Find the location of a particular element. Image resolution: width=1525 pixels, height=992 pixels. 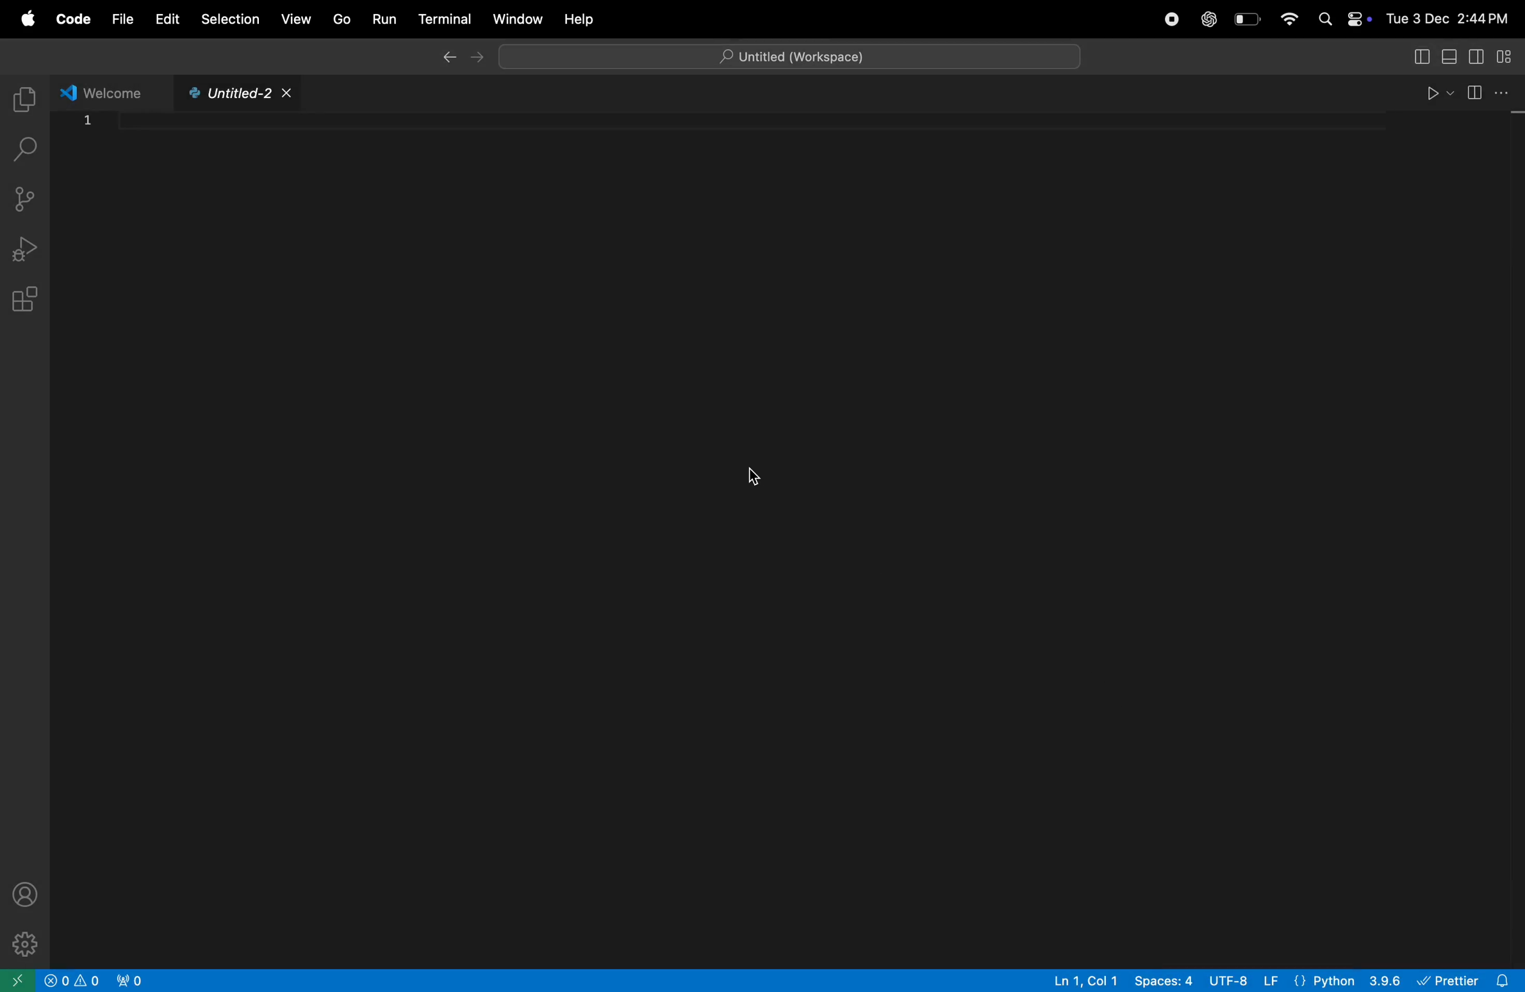

apple menu is located at coordinates (29, 16).